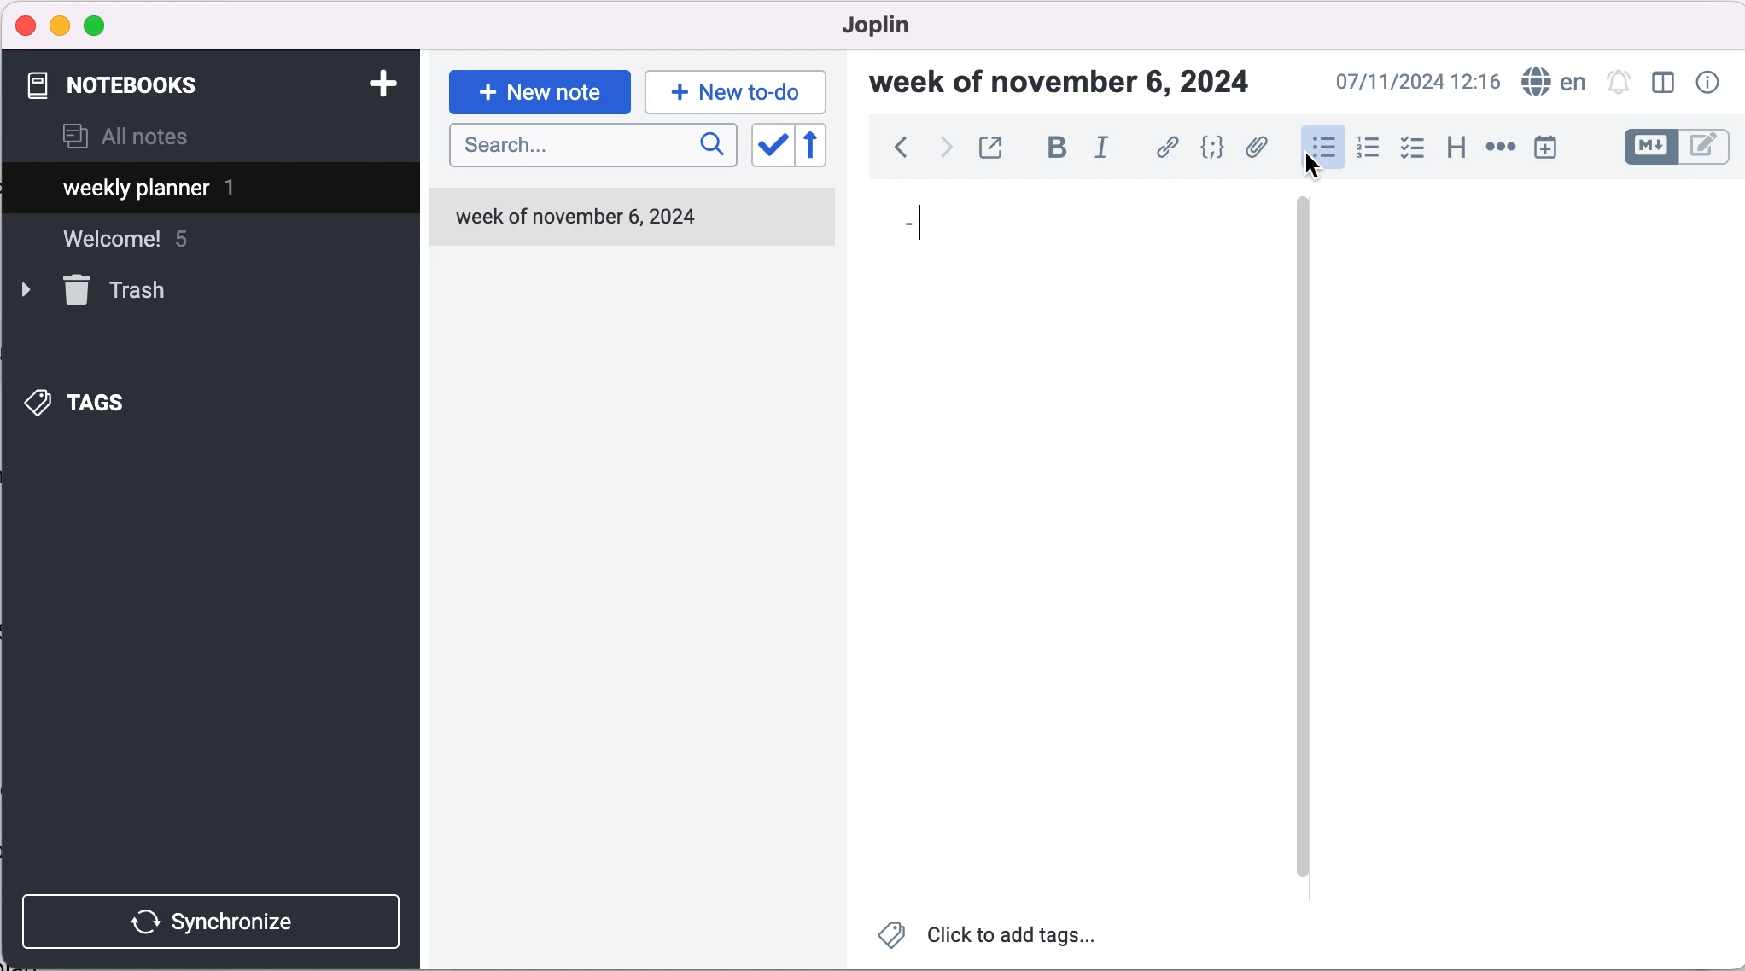 Image resolution: width=1745 pixels, height=971 pixels. What do you see at coordinates (1367, 150) in the screenshot?
I see `numbered list` at bounding box center [1367, 150].